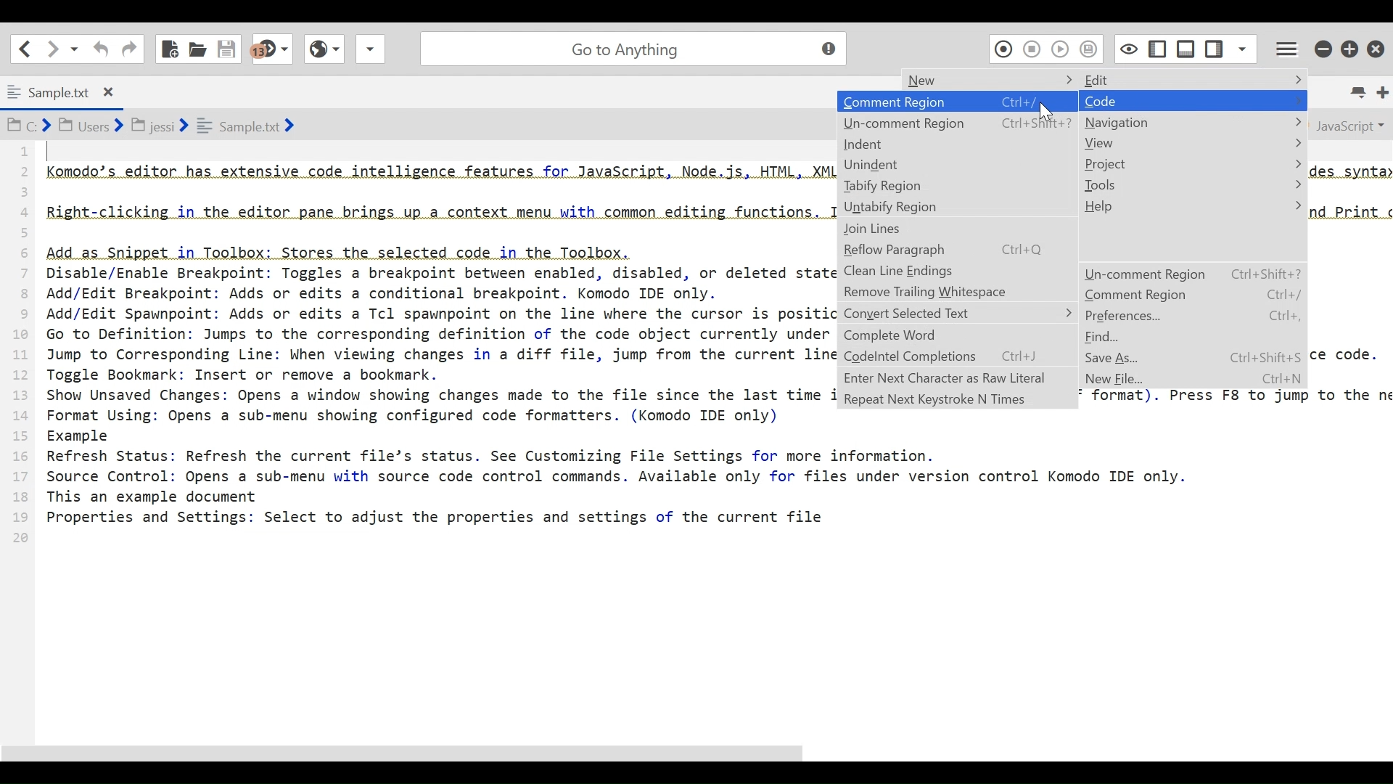  What do you see at coordinates (1105, 338) in the screenshot?
I see `Find` at bounding box center [1105, 338].